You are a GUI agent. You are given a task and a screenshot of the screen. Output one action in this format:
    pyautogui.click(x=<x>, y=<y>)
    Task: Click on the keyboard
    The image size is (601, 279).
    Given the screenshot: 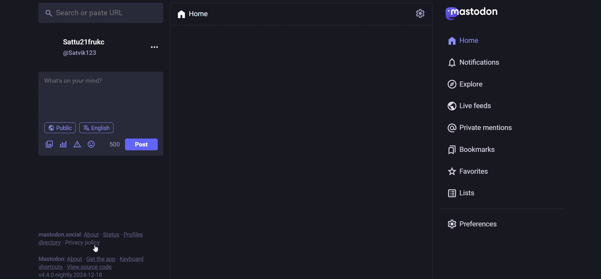 What is the action you would take?
    pyautogui.click(x=138, y=259)
    